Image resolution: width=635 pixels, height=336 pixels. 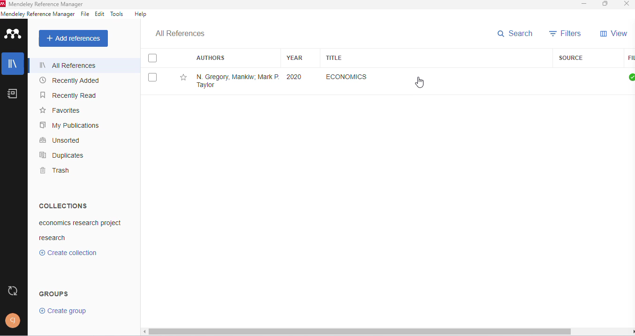 What do you see at coordinates (85, 14) in the screenshot?
I see `file` at bounding box center [85, 14].